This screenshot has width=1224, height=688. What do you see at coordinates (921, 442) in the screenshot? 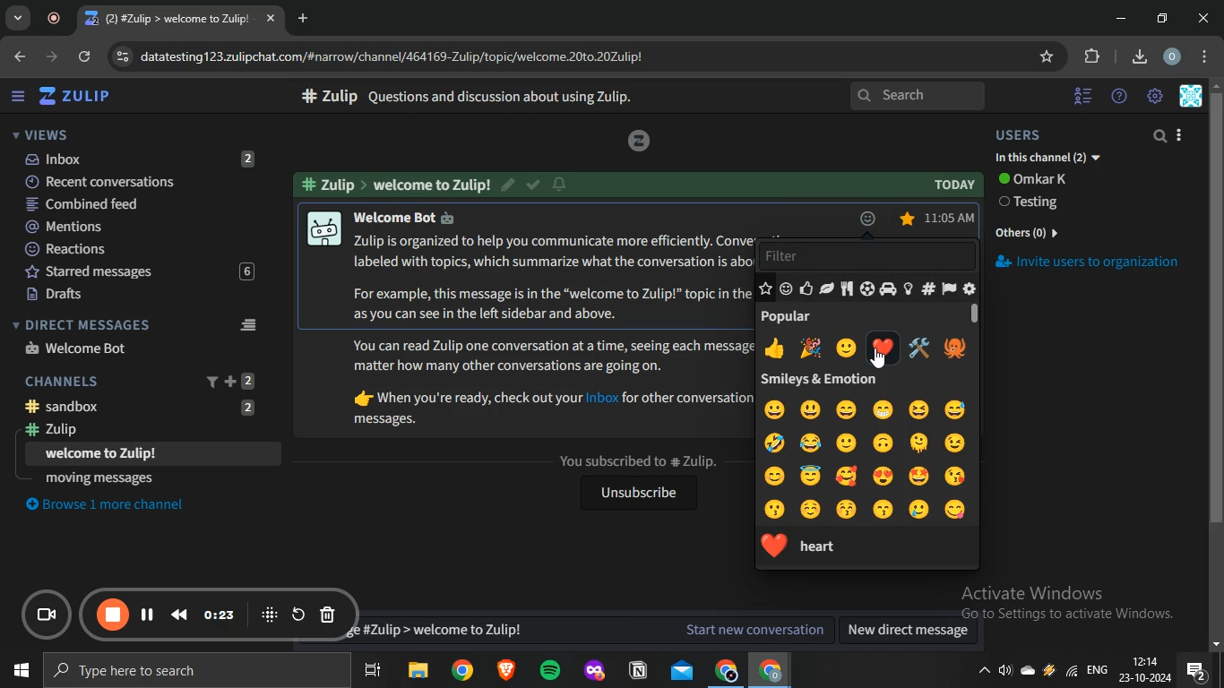
I see `melting face` at bounding box center [921, 442].